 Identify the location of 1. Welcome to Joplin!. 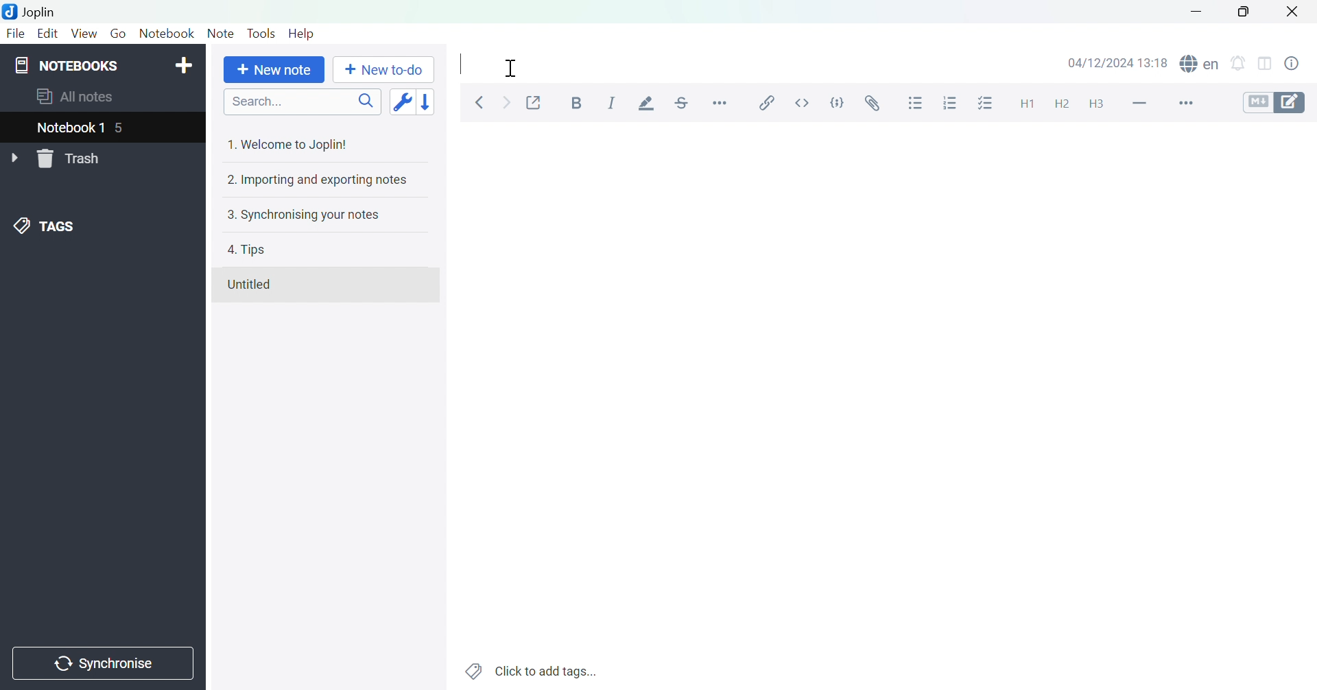
(293, 144).